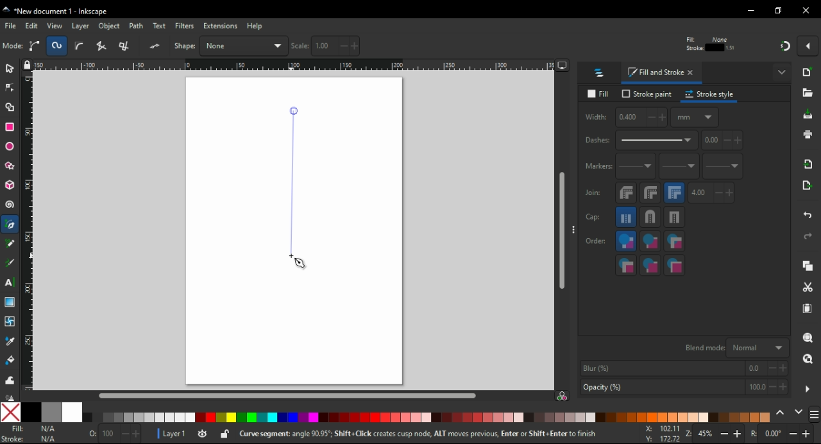 The image size is (821, 444). Describe the element at coordinates (230, 46) in the screenshot. I see `raise` at that location.